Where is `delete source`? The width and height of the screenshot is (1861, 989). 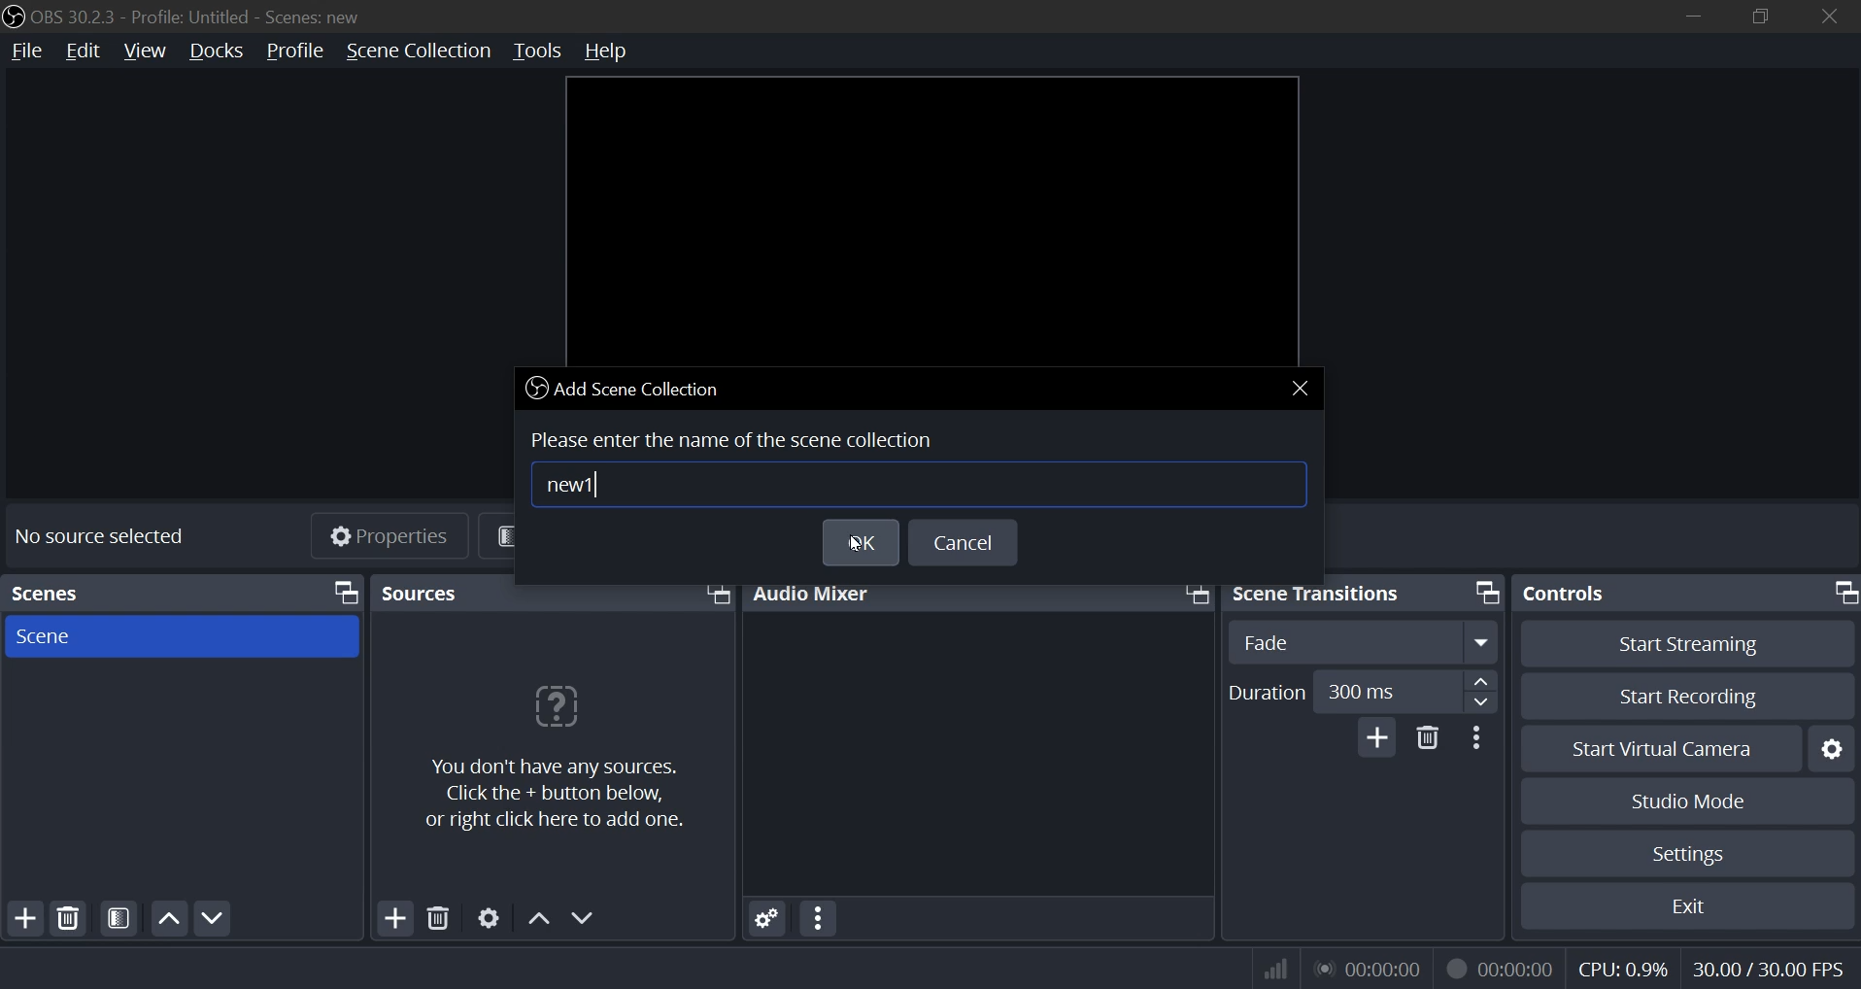
delete source is located at coordinates (69, 916).